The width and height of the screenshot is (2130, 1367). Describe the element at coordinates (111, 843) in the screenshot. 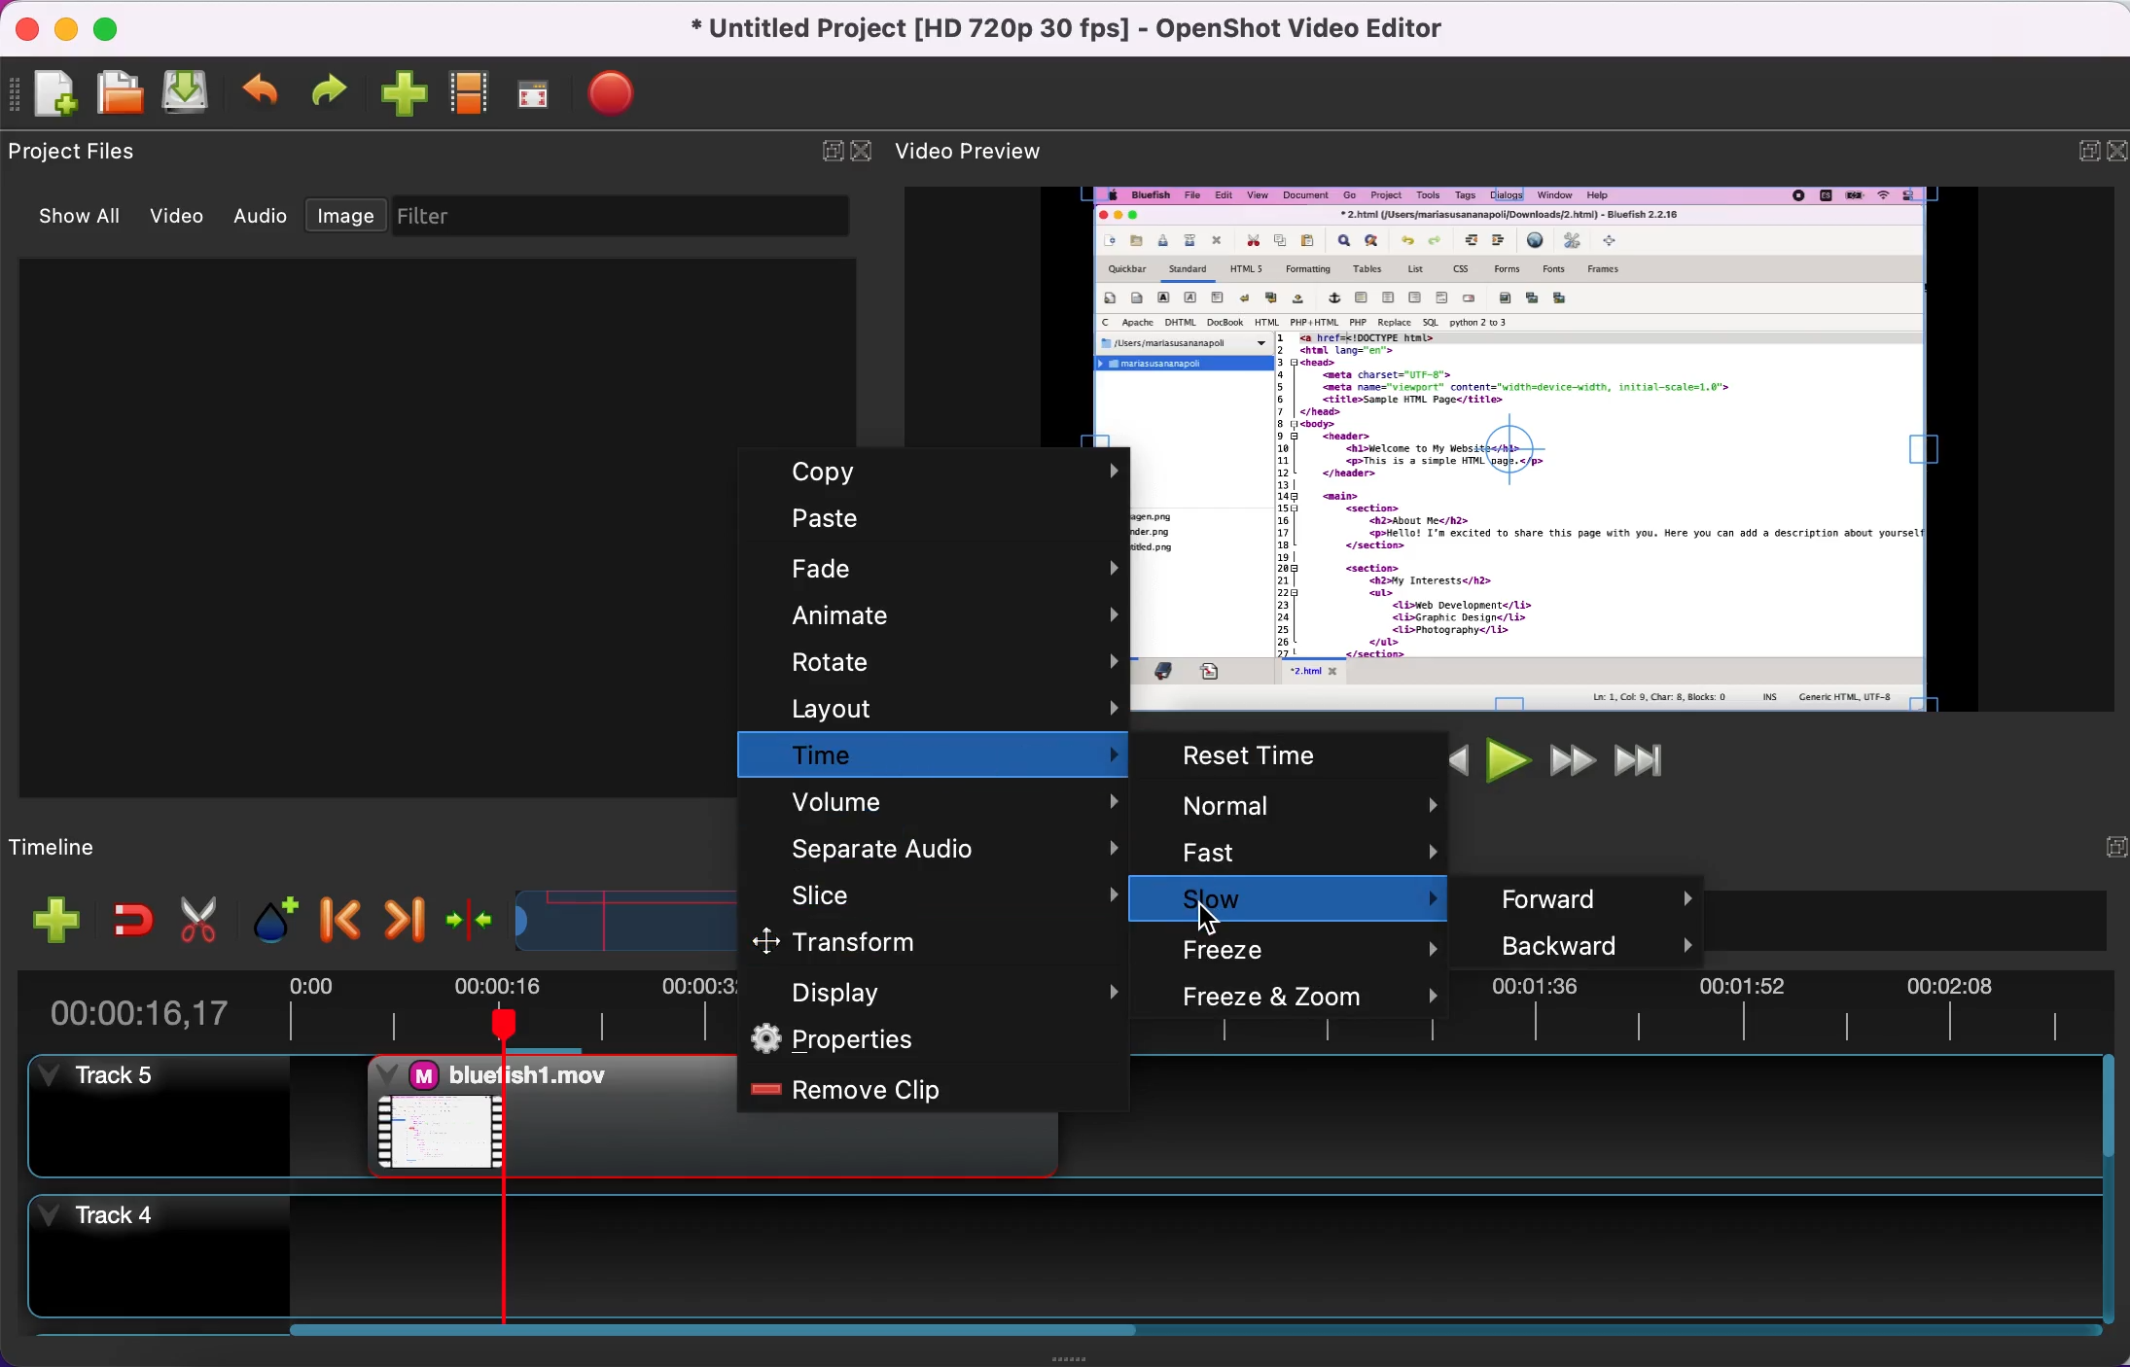

I see `timeline` at that location.